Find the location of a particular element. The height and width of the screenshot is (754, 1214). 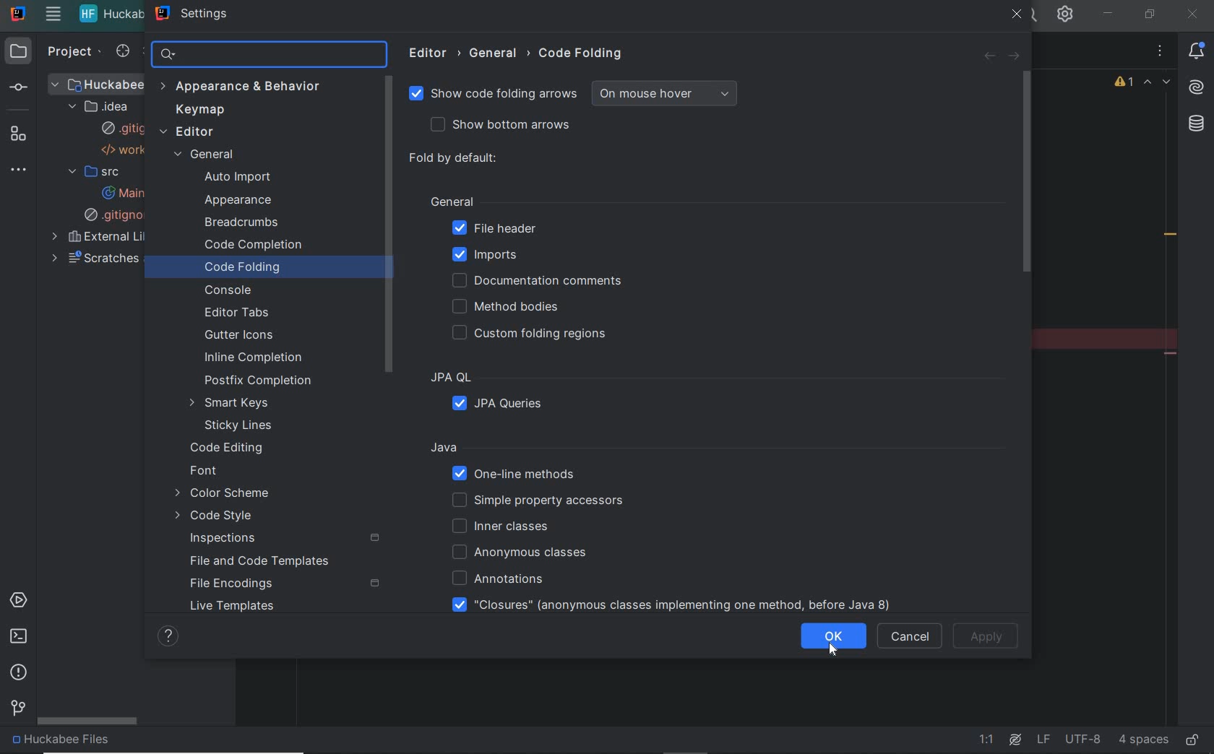

breadcrumbs is located at coordinates (244, 222).